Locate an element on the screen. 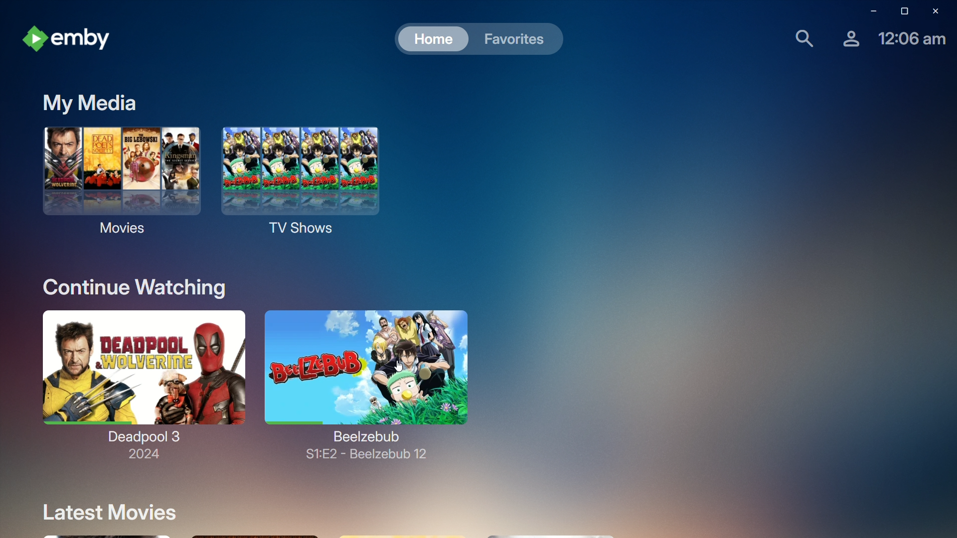 This screenshot has height=538, width=957. Account is located at coordinates (851, 40).